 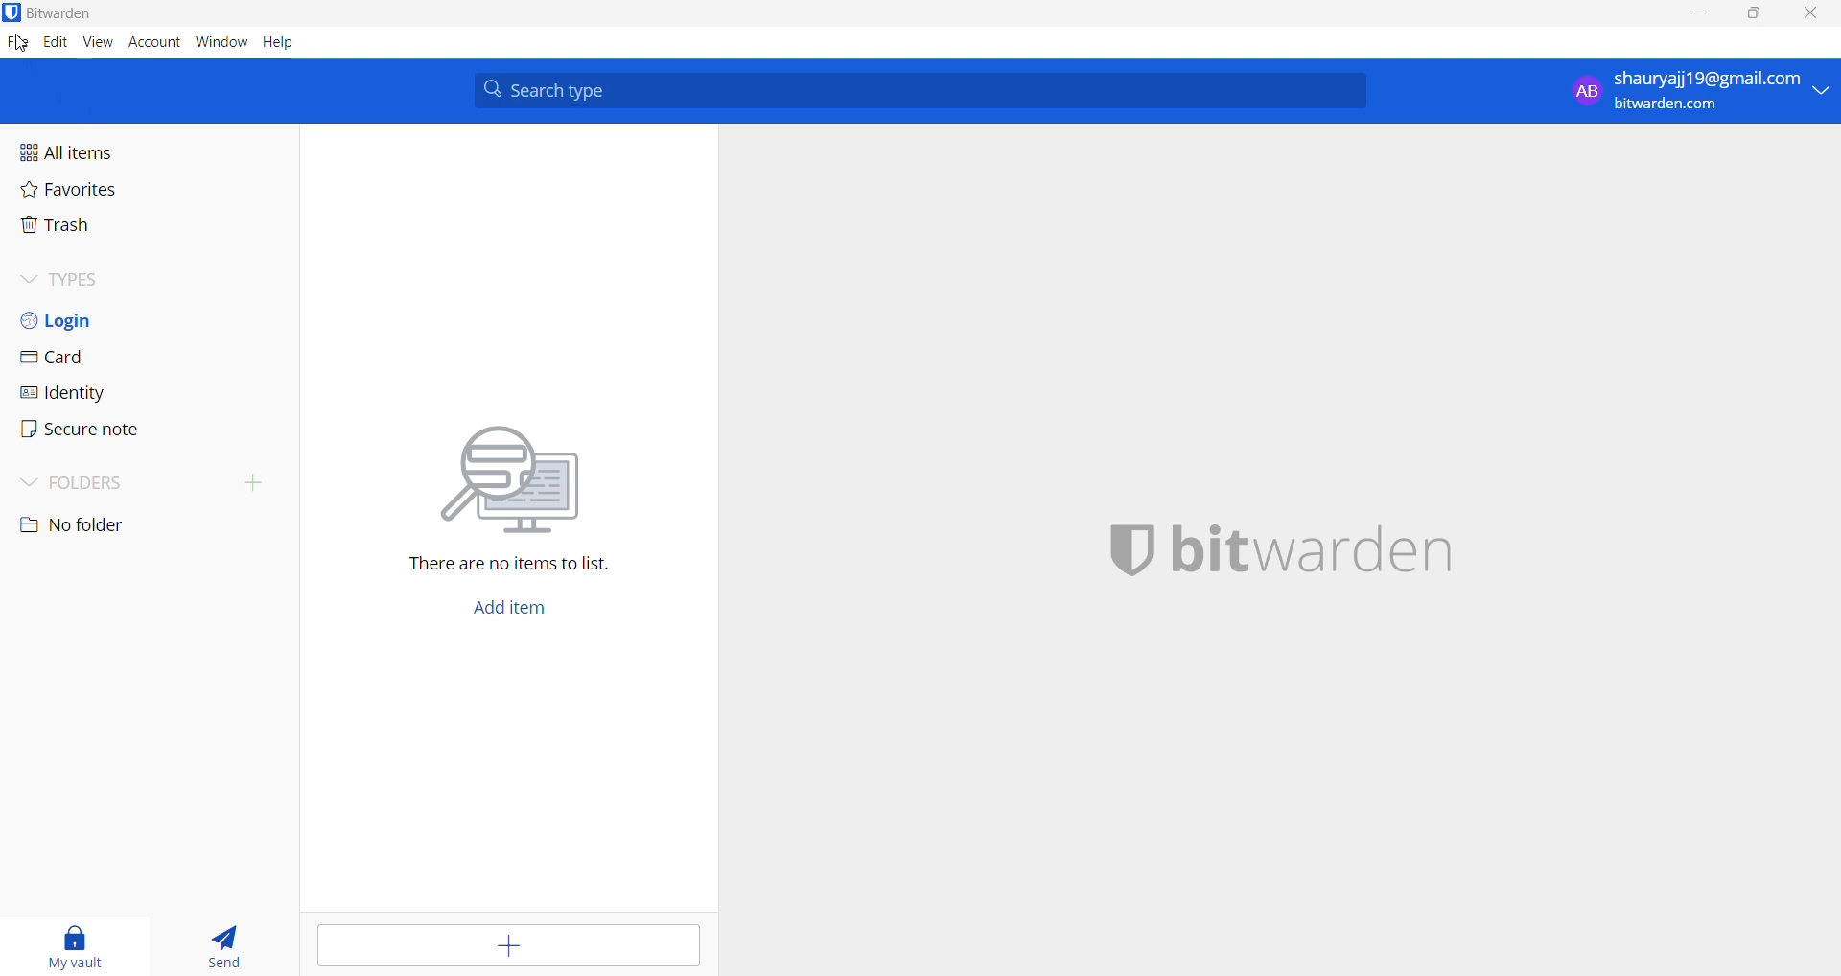 What do you see at coordinates (97, 43) in the screenshot?
I see `view` at bounding box center [97, 43].